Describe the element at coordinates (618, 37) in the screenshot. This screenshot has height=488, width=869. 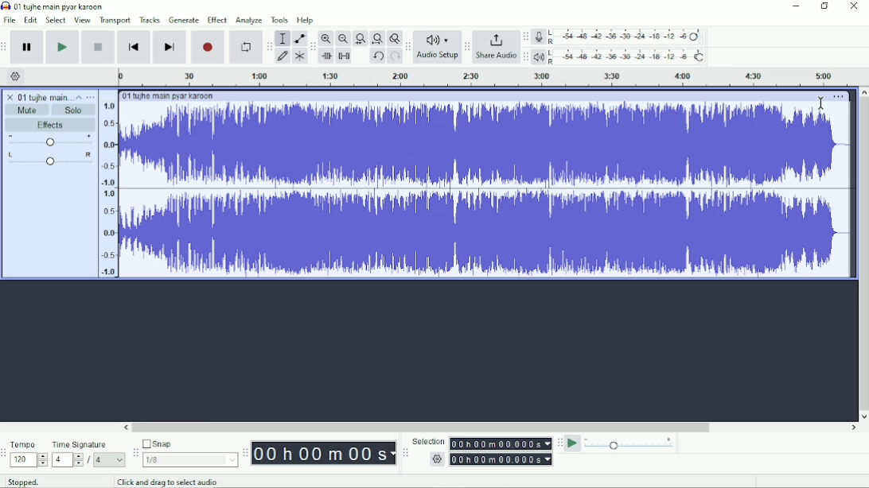
I see `Record meter` at that location.